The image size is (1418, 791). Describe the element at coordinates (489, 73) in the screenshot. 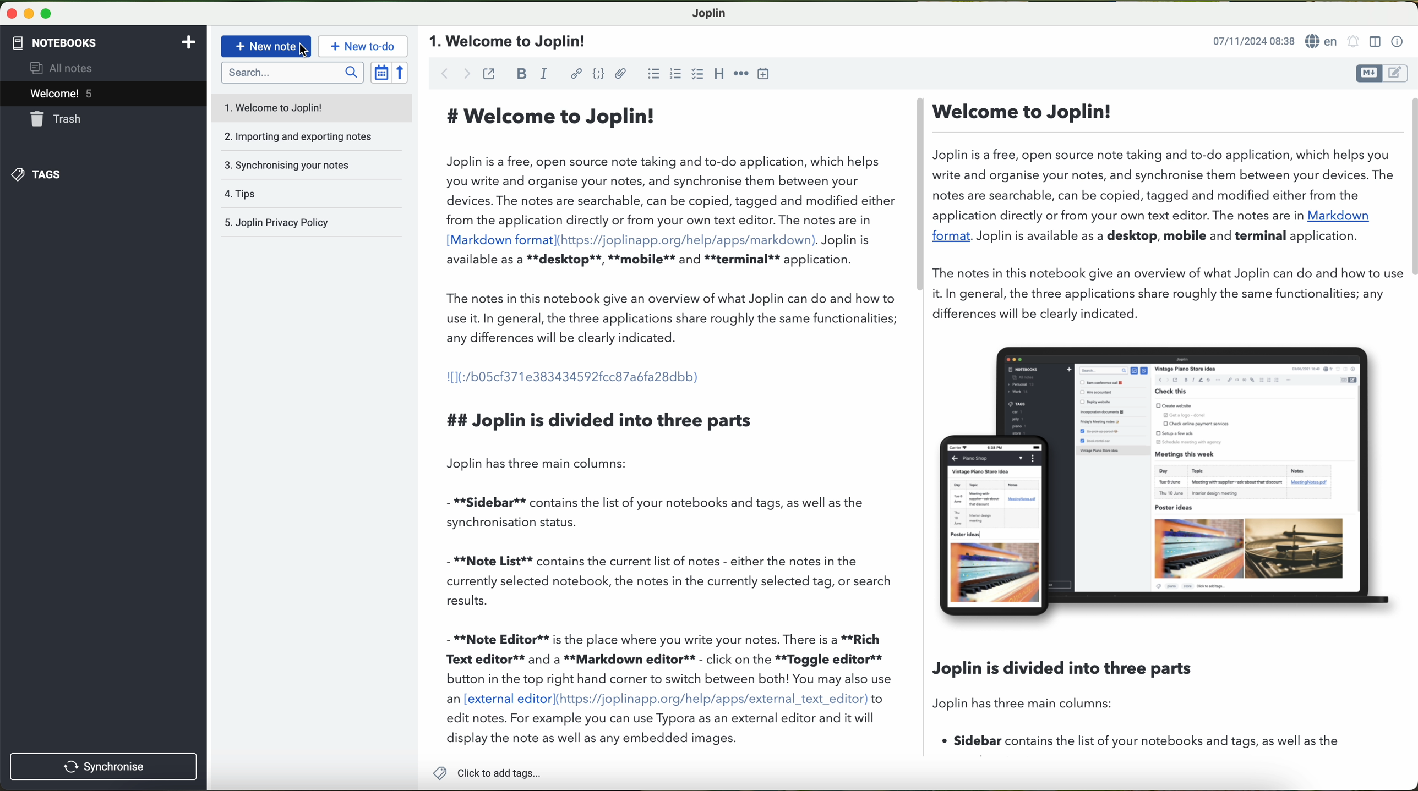

I see `toggle external editing` at that location.